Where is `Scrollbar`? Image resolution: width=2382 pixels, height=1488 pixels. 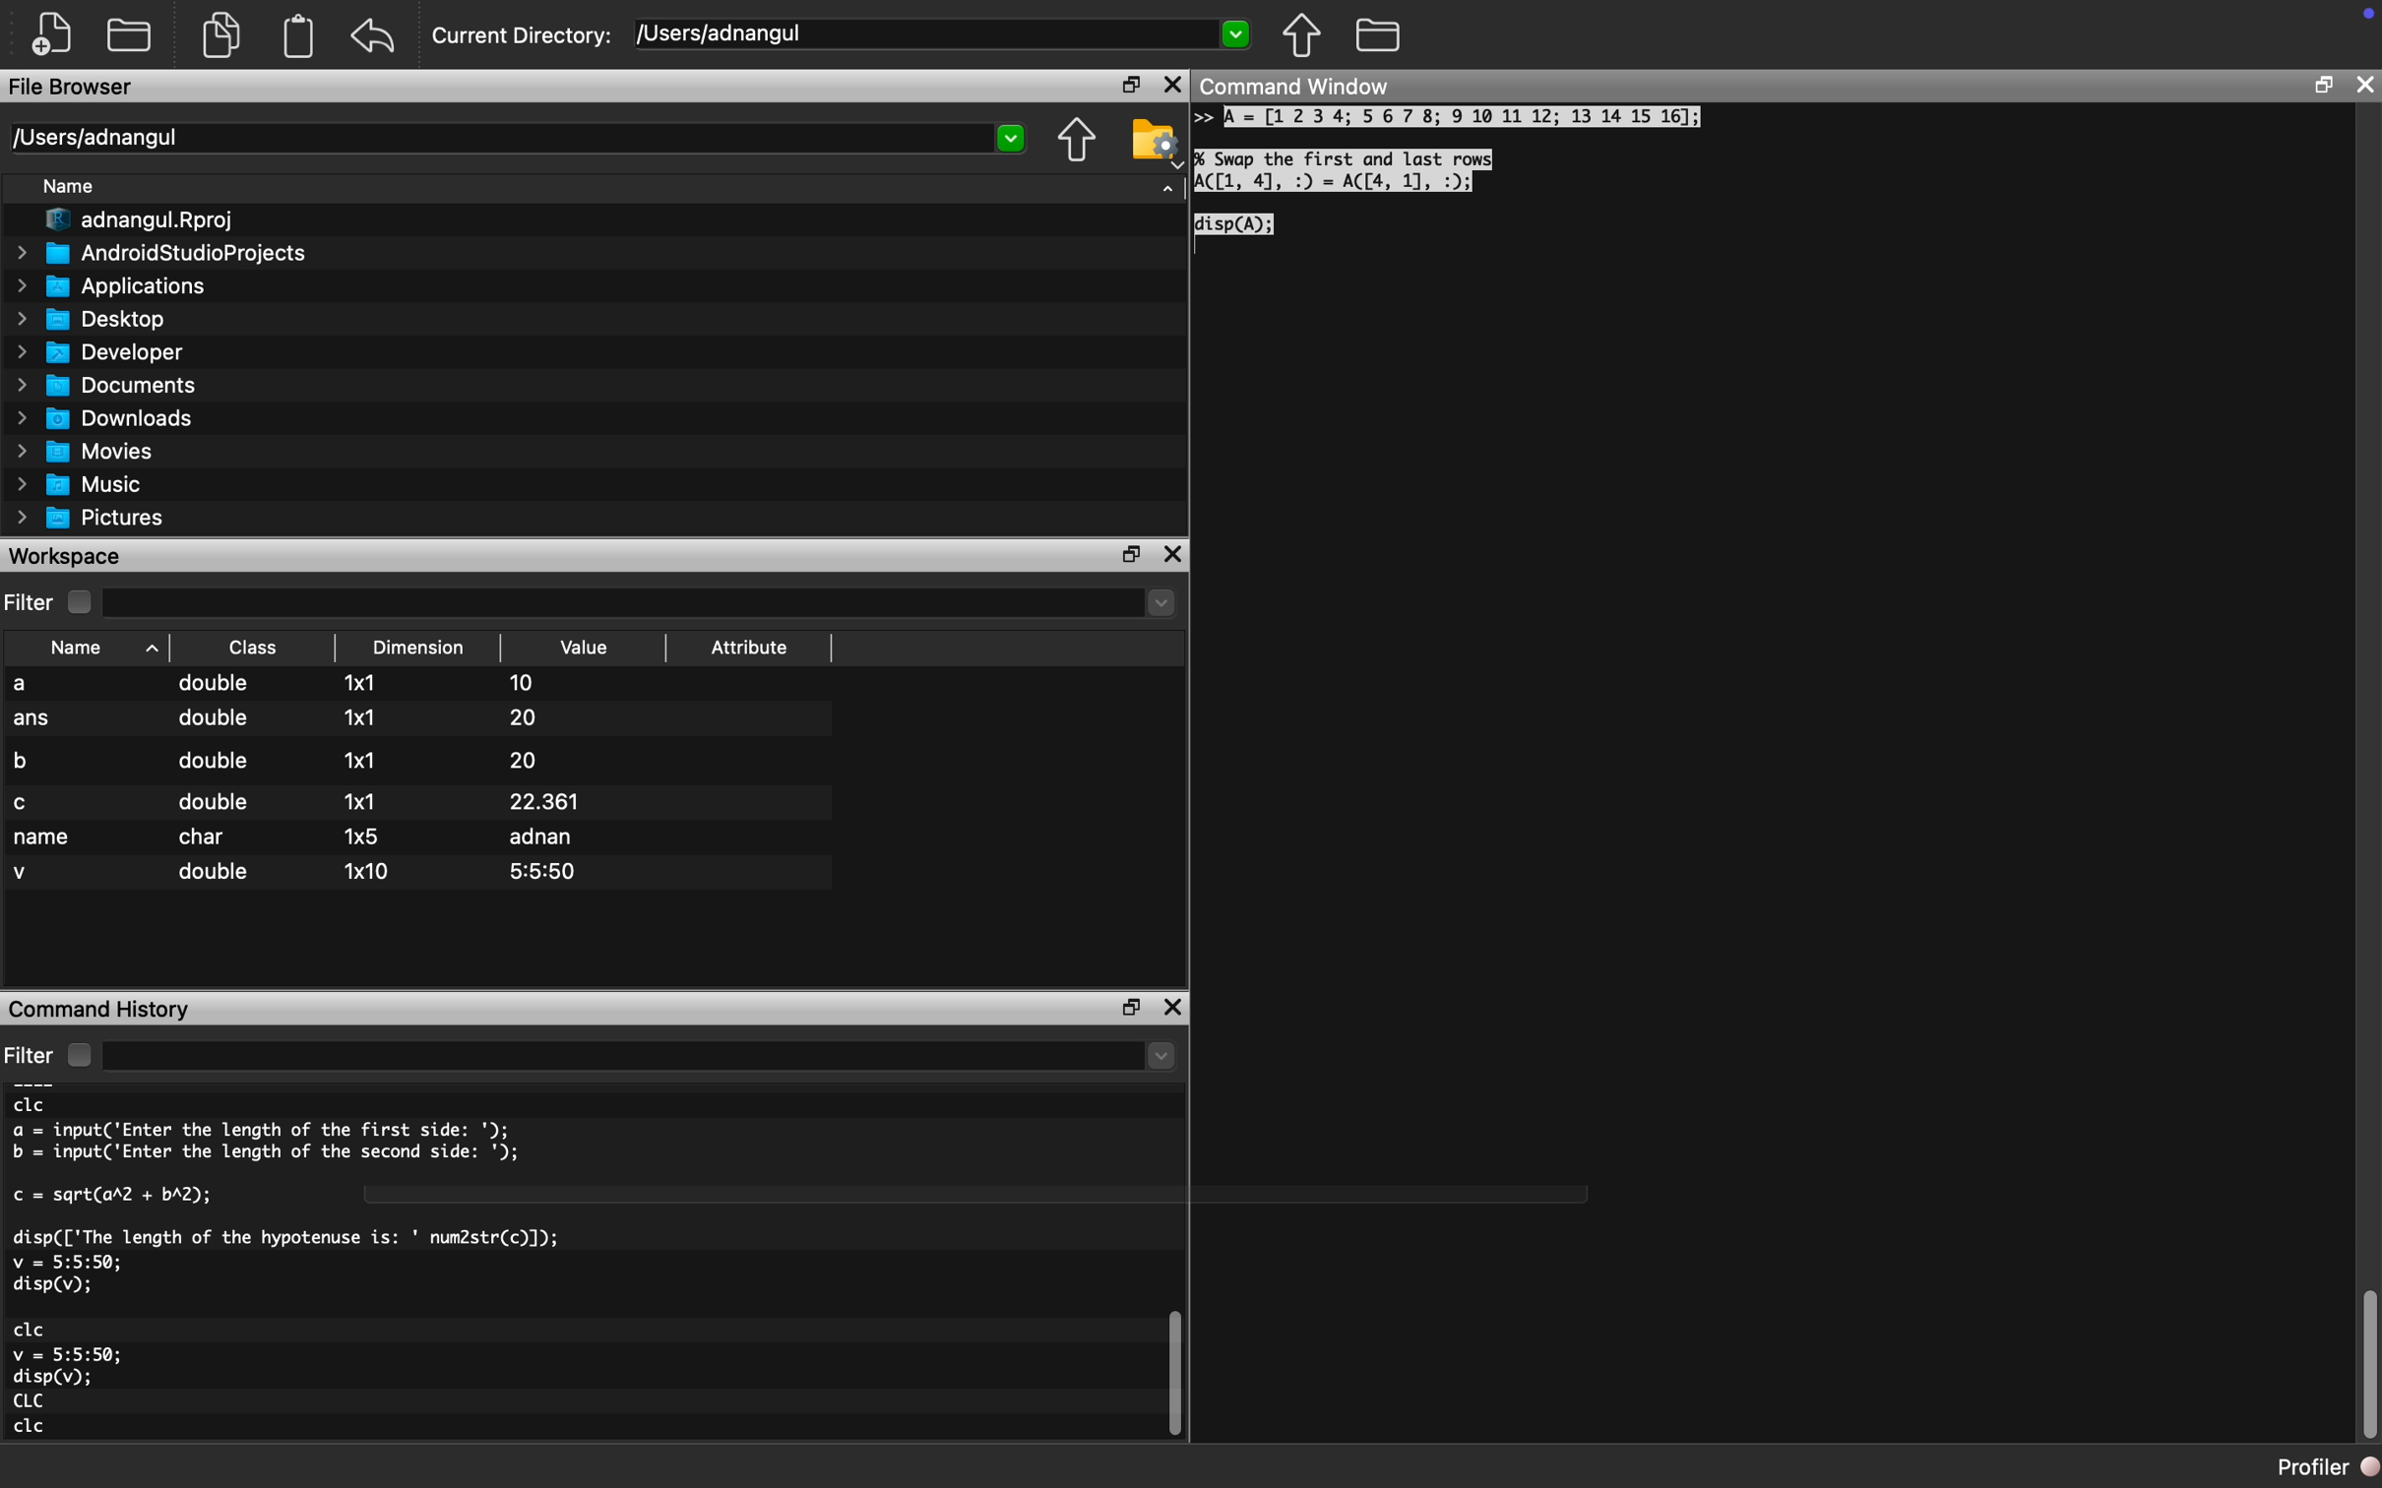
Scrollbar is located at coordinates (1173, 1378).